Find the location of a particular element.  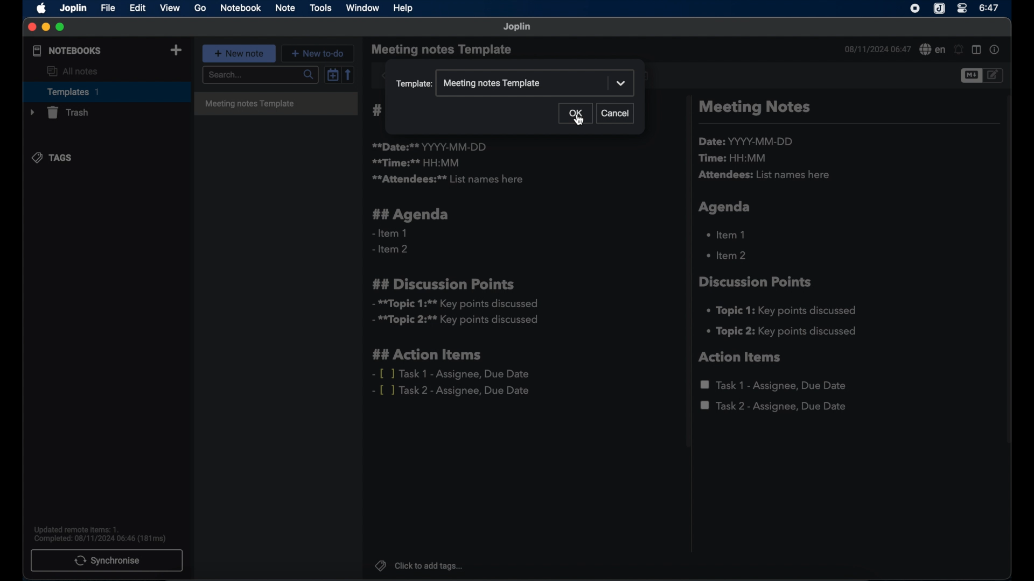

template is located at coordinates (415, 84).